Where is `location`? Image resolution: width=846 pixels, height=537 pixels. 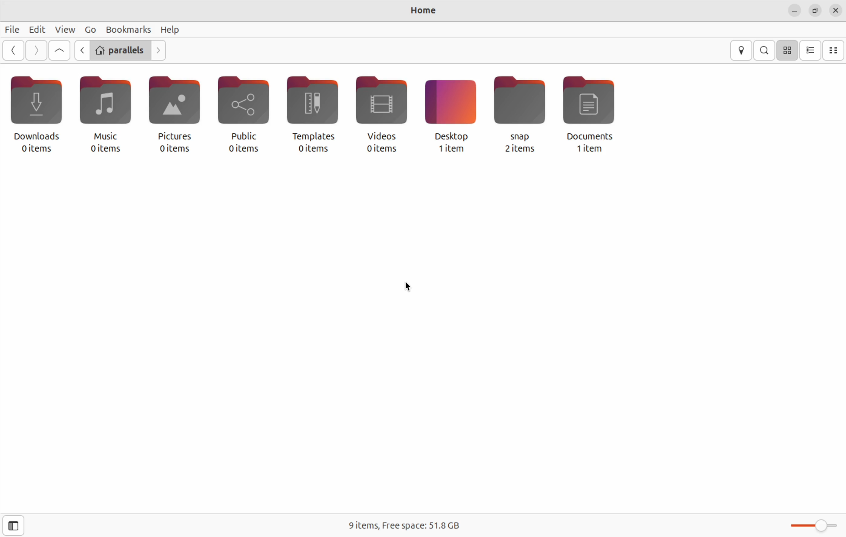 location is located at coordinates (741, 51).